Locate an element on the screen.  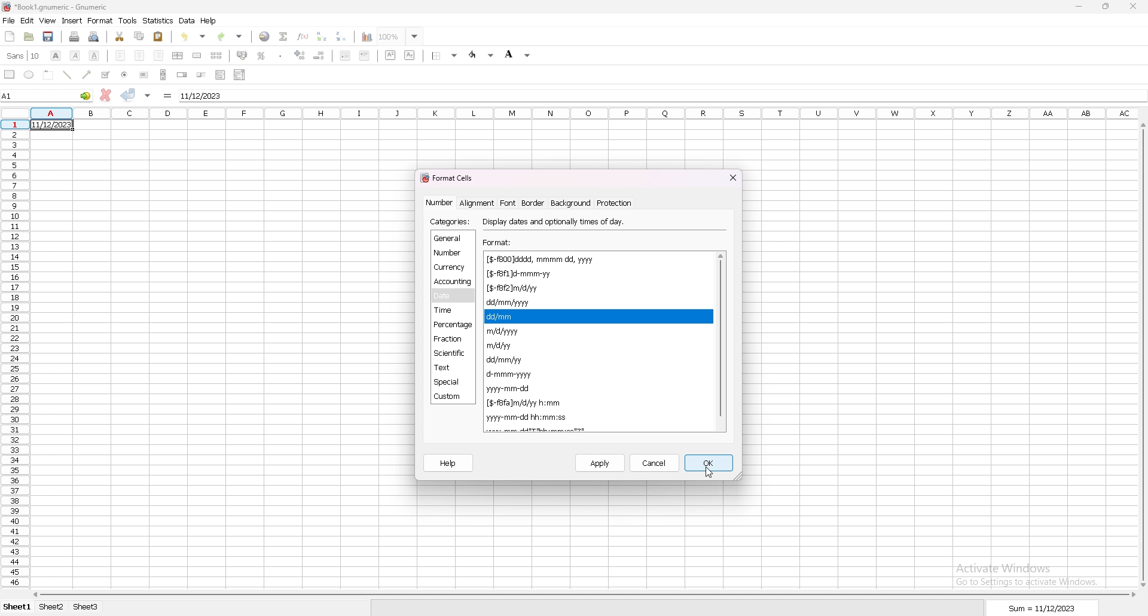
currency is located at coordinates (451, 268).